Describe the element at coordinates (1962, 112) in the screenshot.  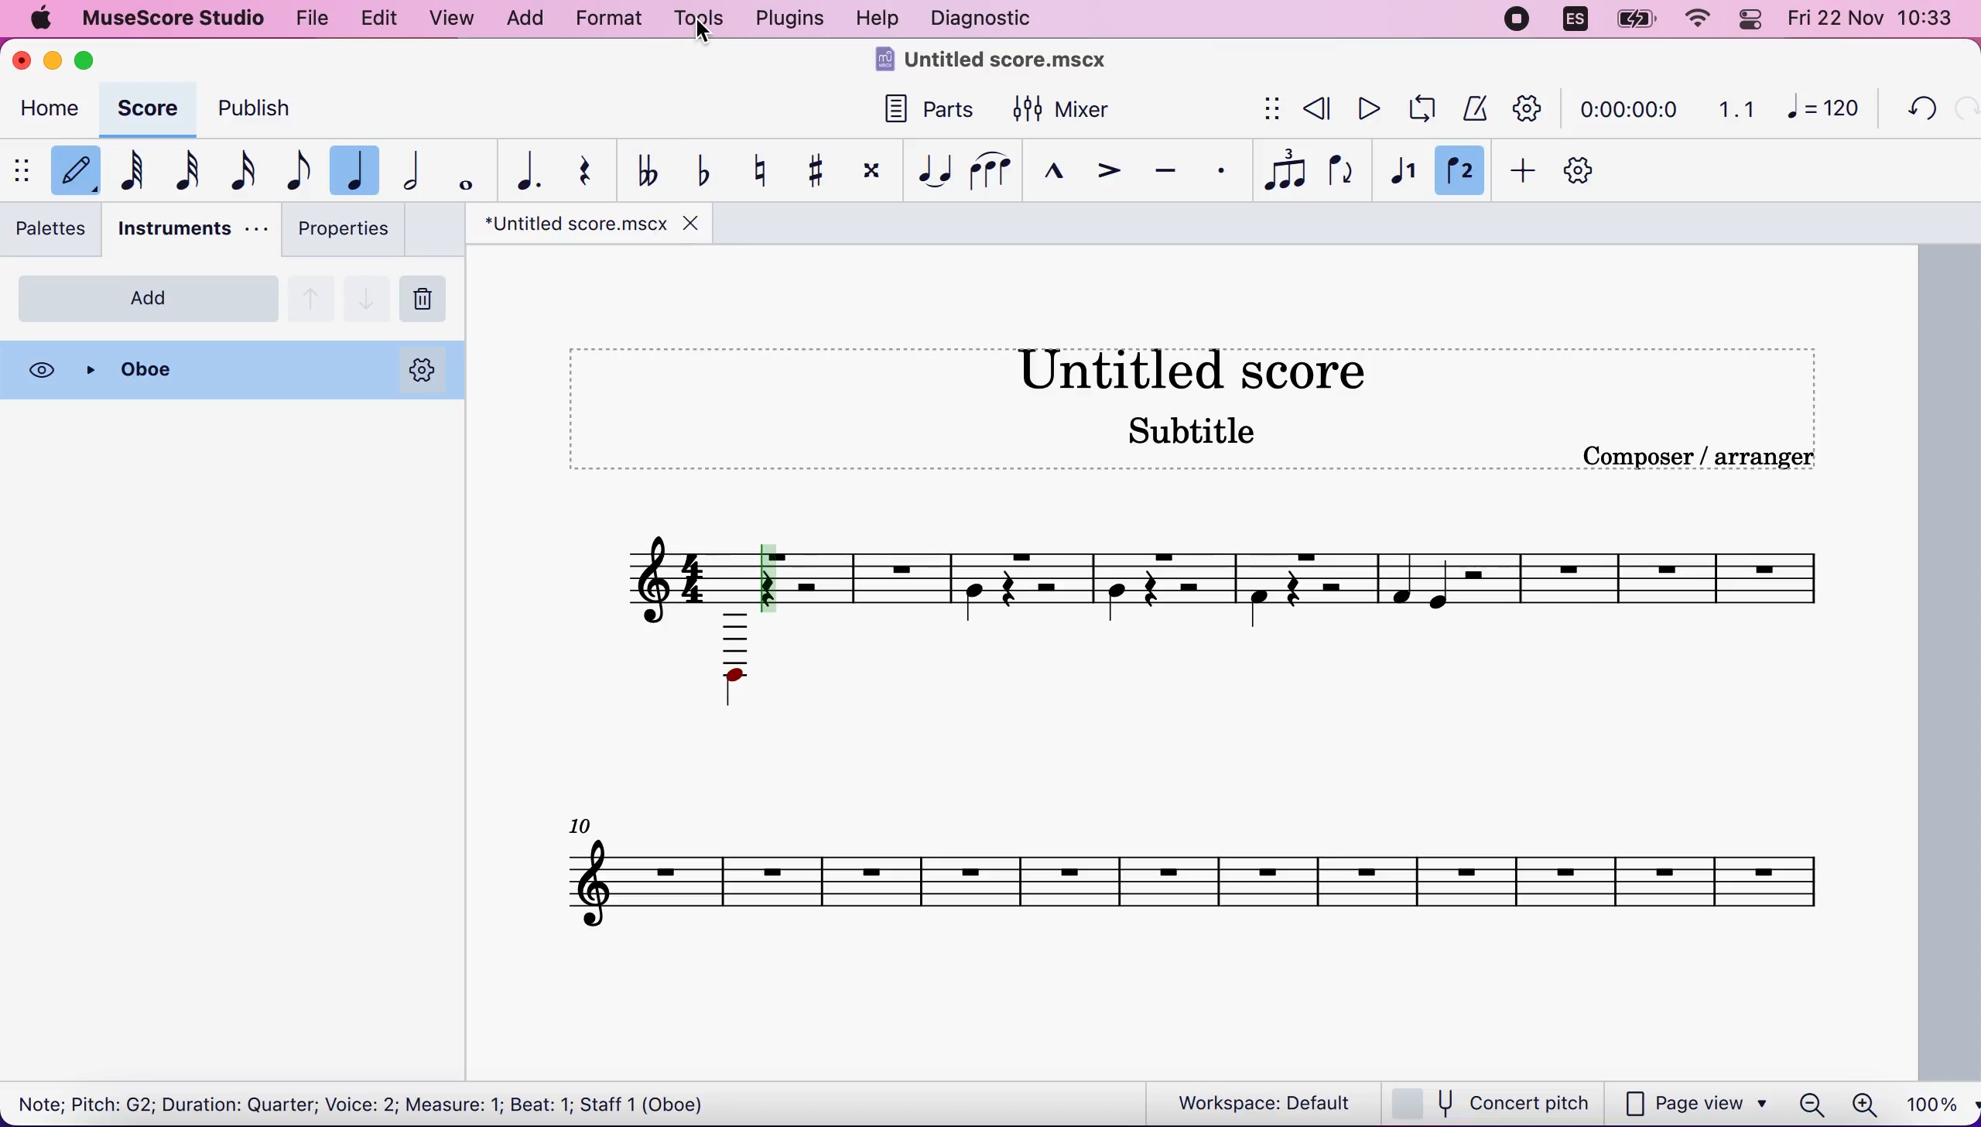
I see `redo` at that location.